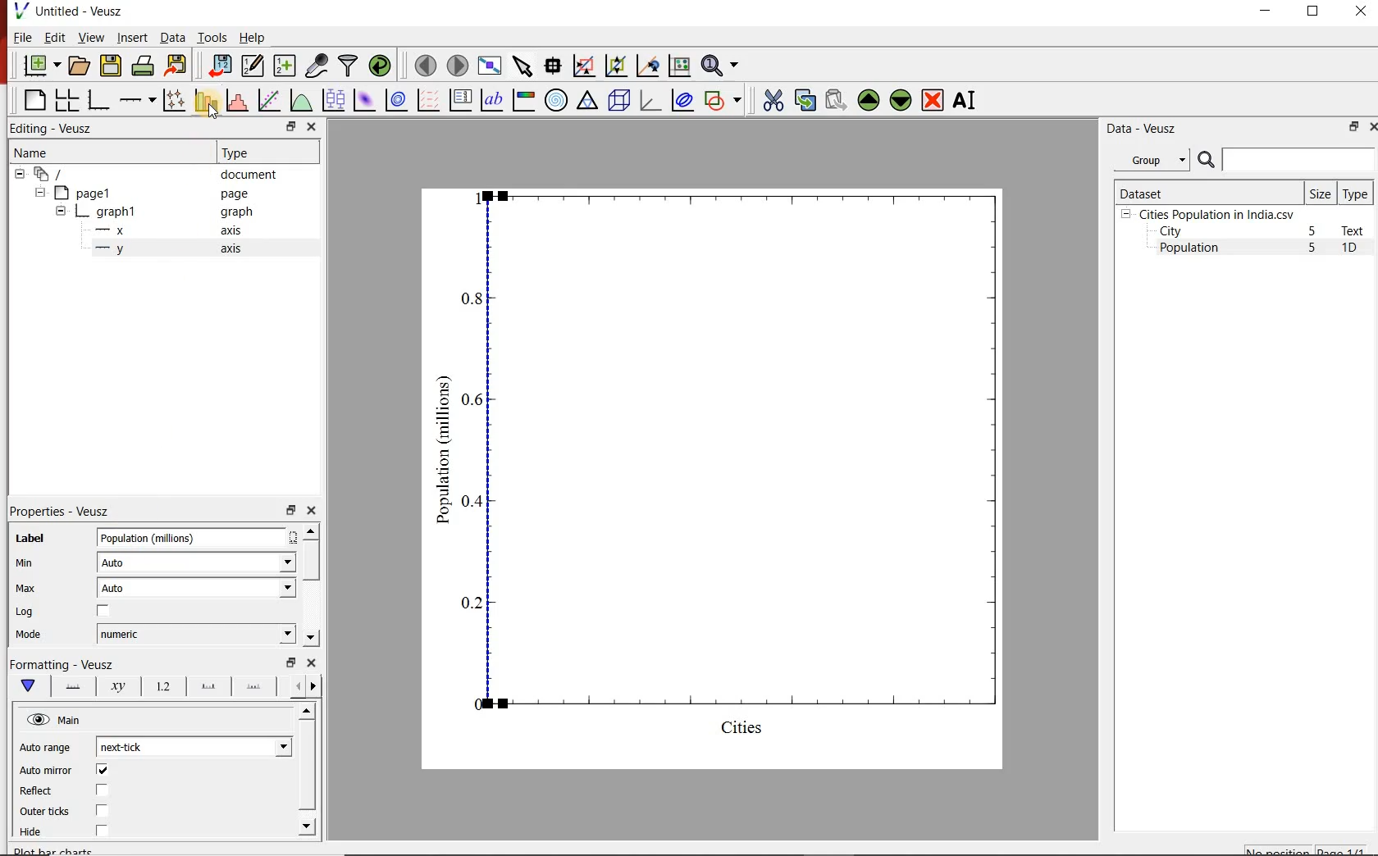  What do you see at coordinates (55, 720) in the screenshot?
I see `Main` at bounding box center [55, 720].